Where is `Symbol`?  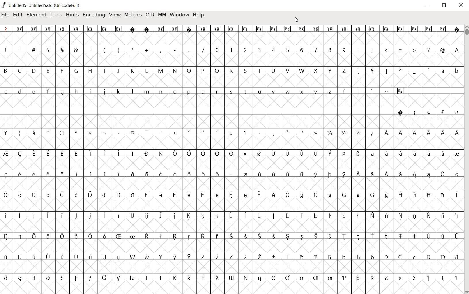 Symbol is located at coordinates (457, 175).